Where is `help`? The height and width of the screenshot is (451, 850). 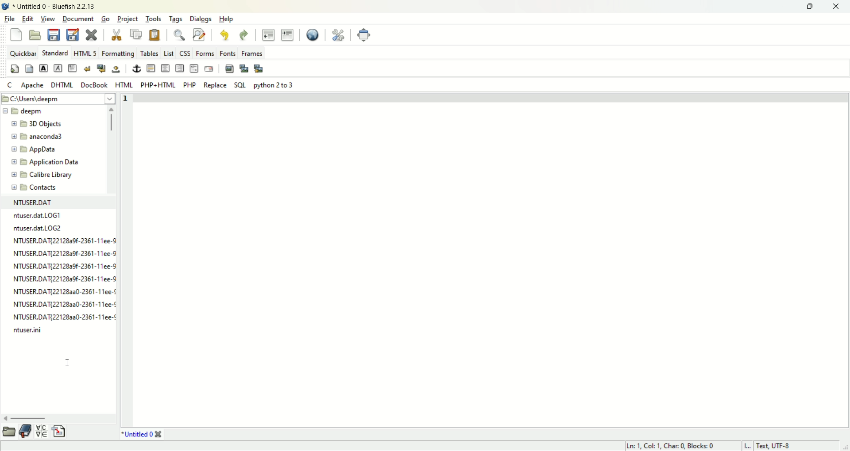 help is located at coordinates (229, 19).